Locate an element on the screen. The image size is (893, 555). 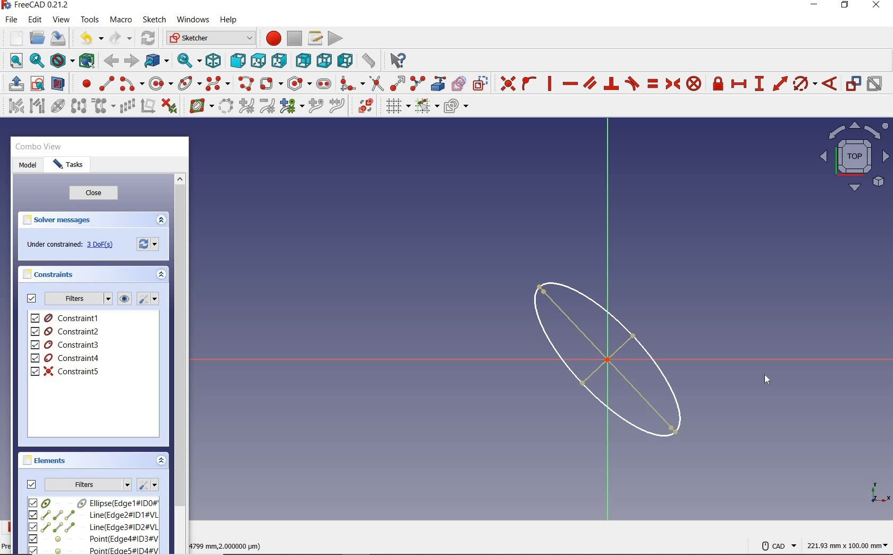
collapse is located at coordinates (162, 276).